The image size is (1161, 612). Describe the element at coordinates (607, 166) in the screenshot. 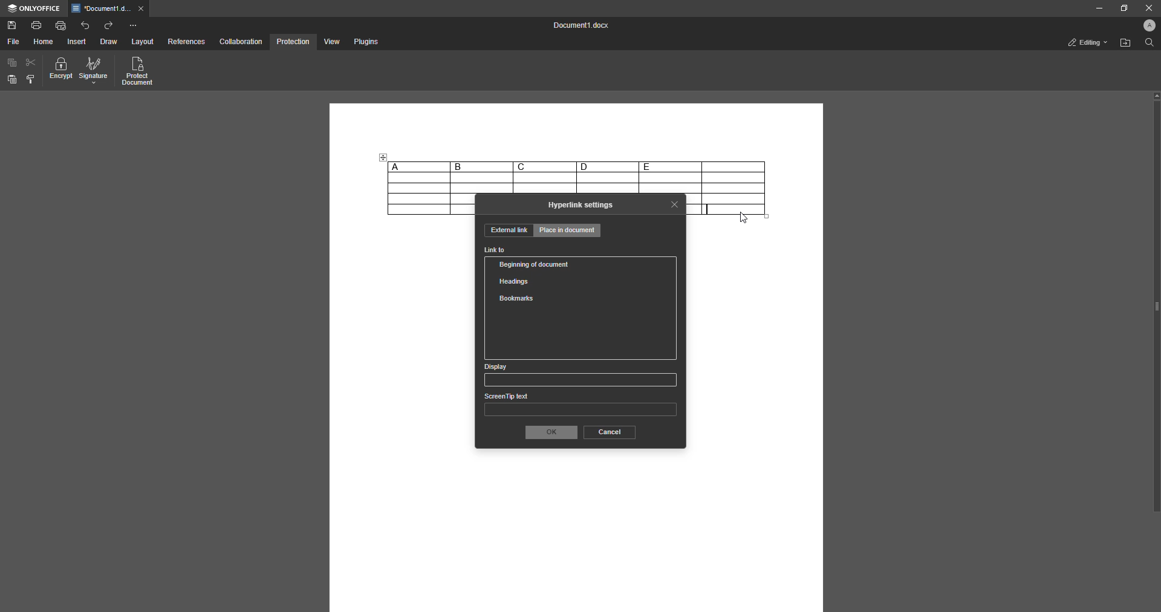

I see `D` at that location.